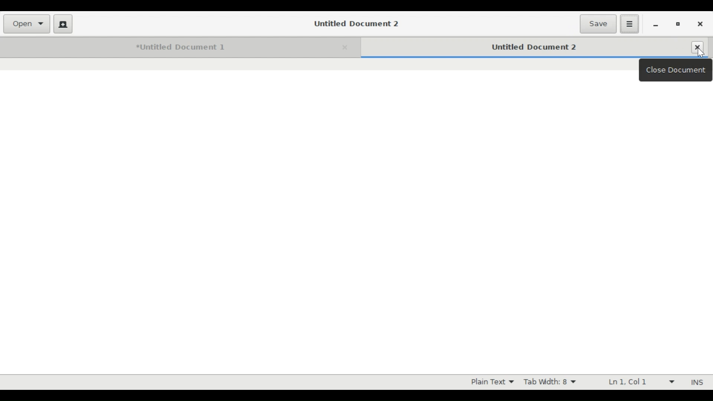 This screenshot has height=401, width=713. Describe the element at coordinates (678, 24) in the screenshot. I see `restore` at that location.